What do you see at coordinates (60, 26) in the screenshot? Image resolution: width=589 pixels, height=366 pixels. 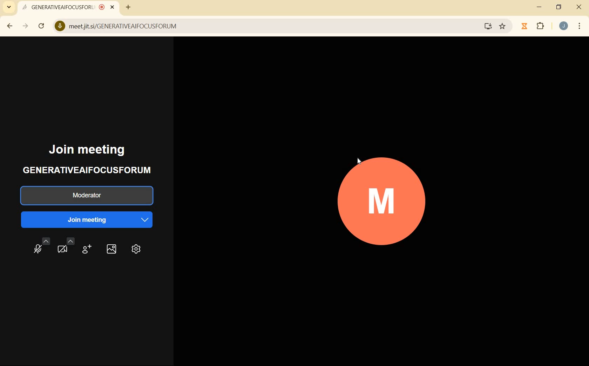 I see `View Site Information` at bounding box center [60, 26].